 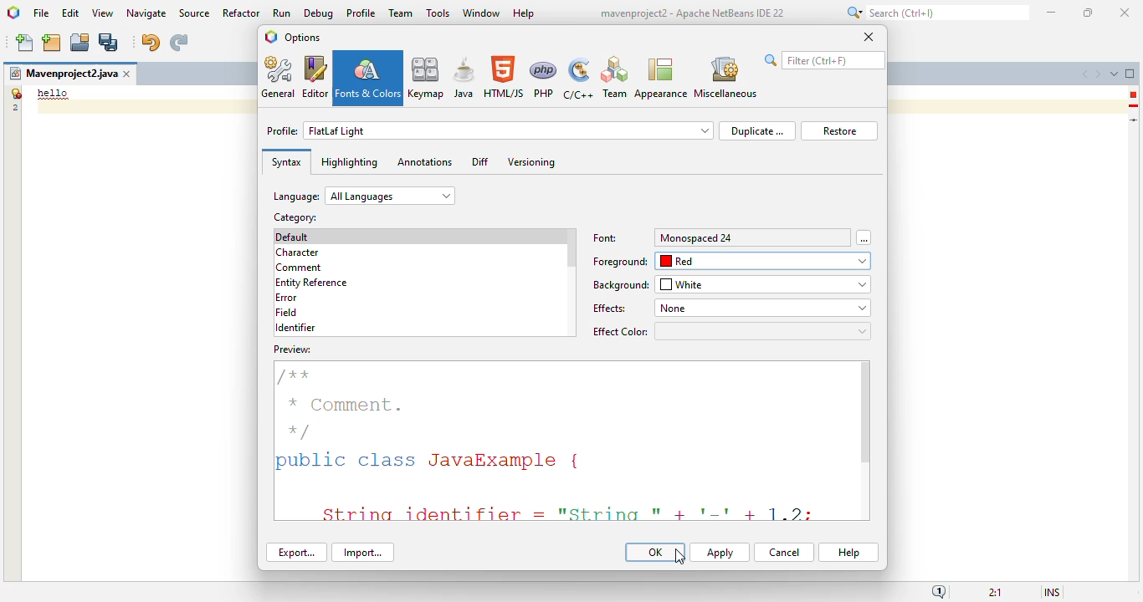 What do you see at coordinates (730, 331) in the screenshot?
I see `effect color: ` at bounding box center [730, 331].